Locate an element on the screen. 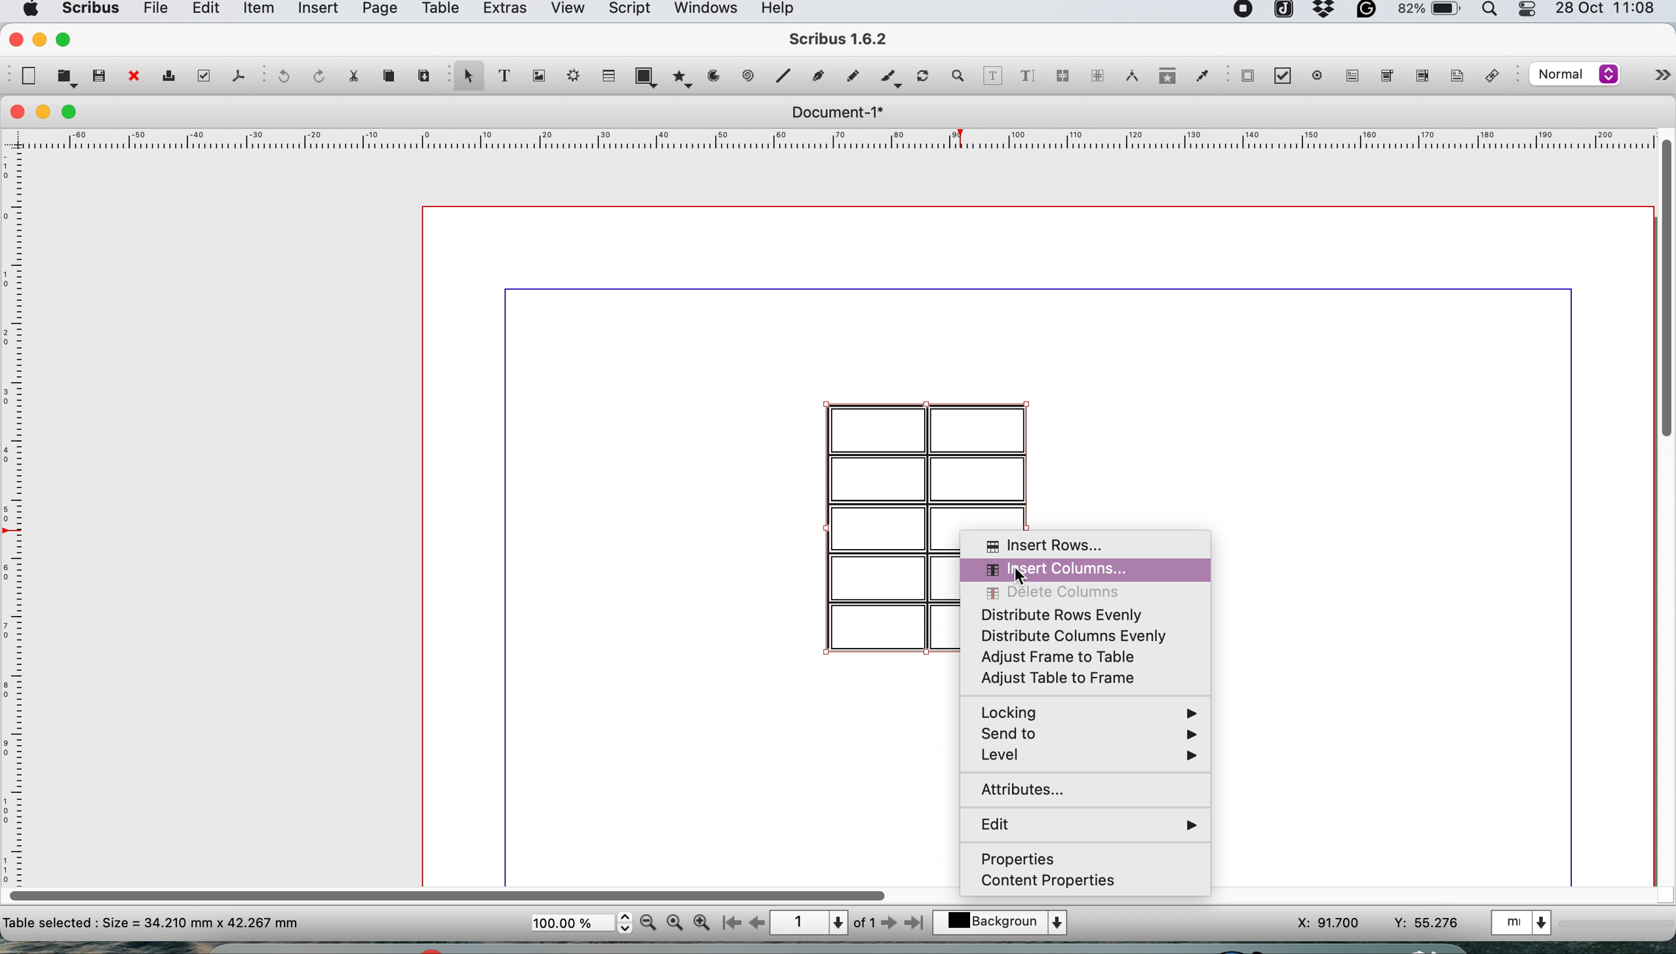 The image size is (1676, 954). paste is located at coordinates (422, 73).